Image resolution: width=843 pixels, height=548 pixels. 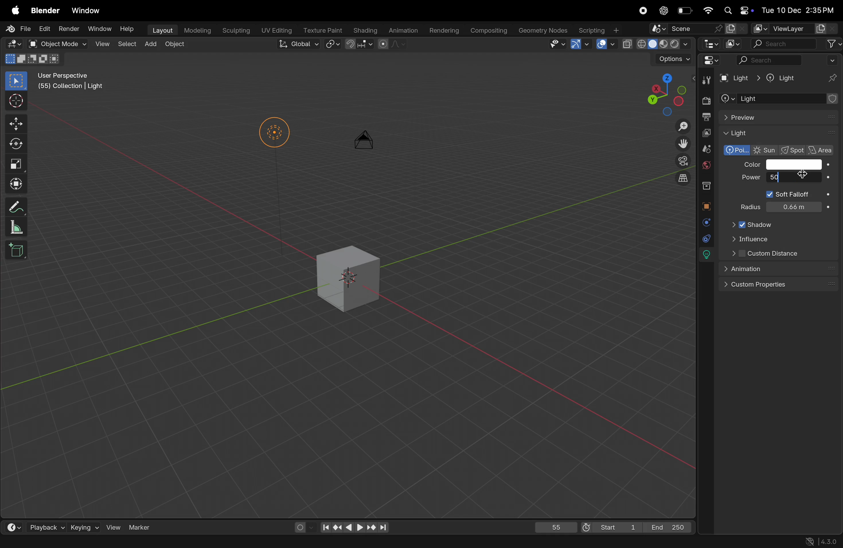 What do you see at coordinates (766, 151) in the screenshot?
I see `Sun` at bounding box center [766, 151].